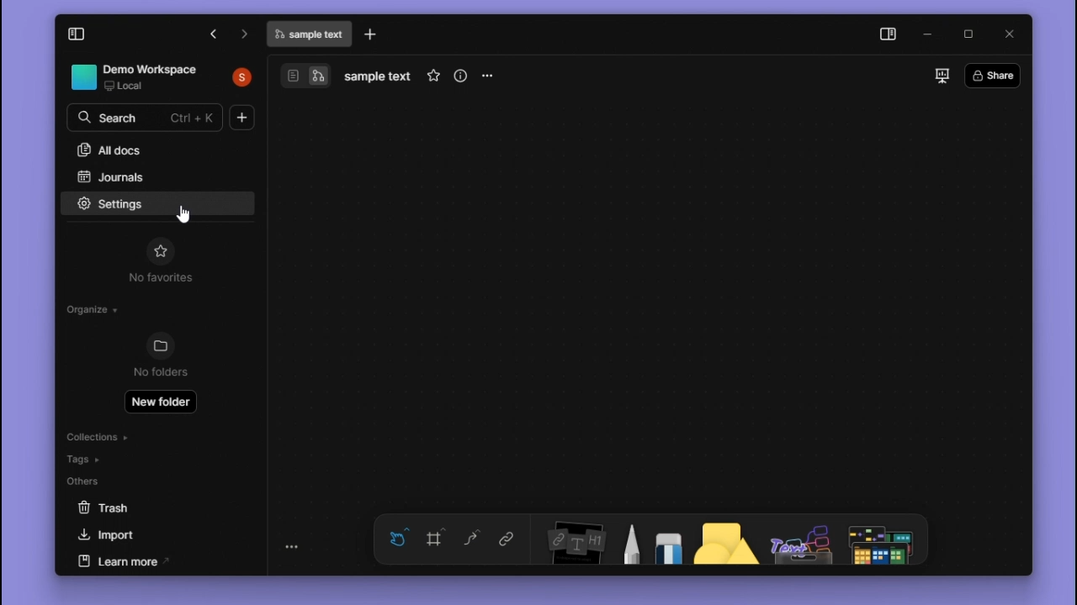  Describe the element at coordinates (993, 75) in the screenshot. I see `share` at that location.